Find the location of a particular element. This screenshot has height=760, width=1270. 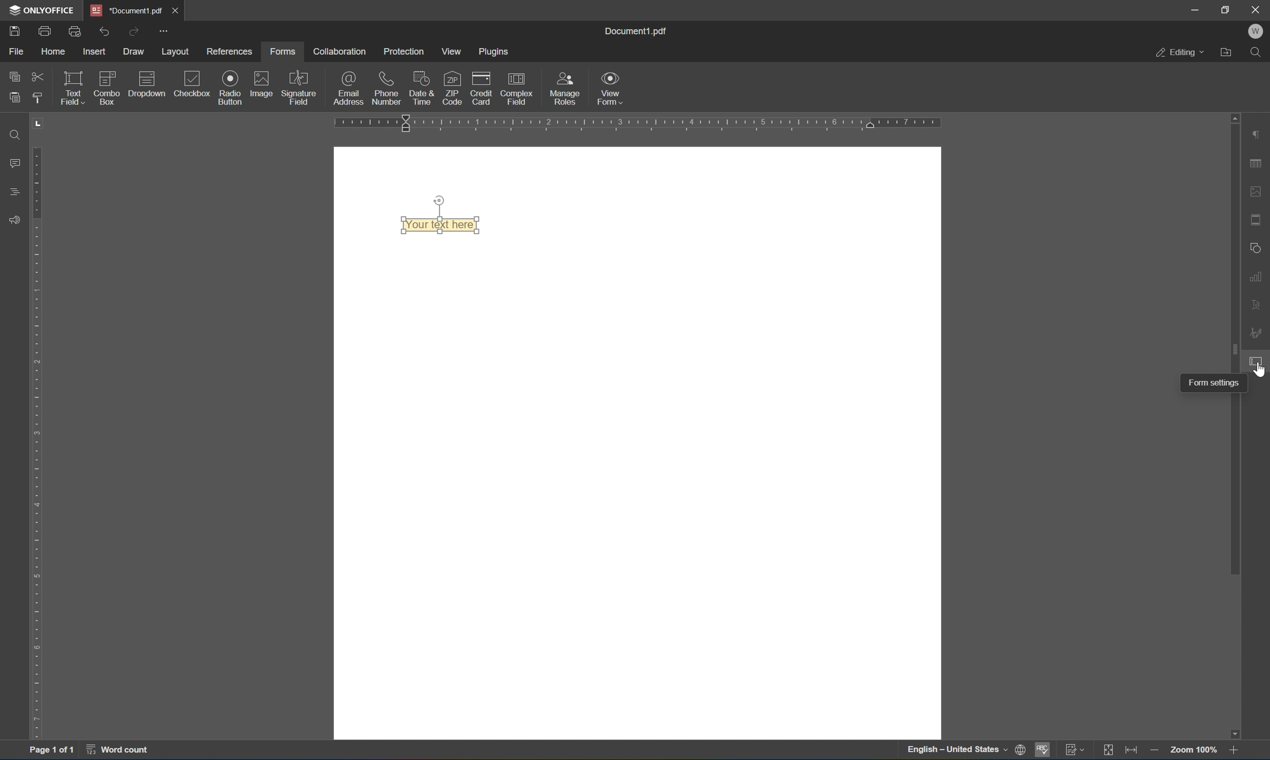

quick print is located at coordinates (73, 31).